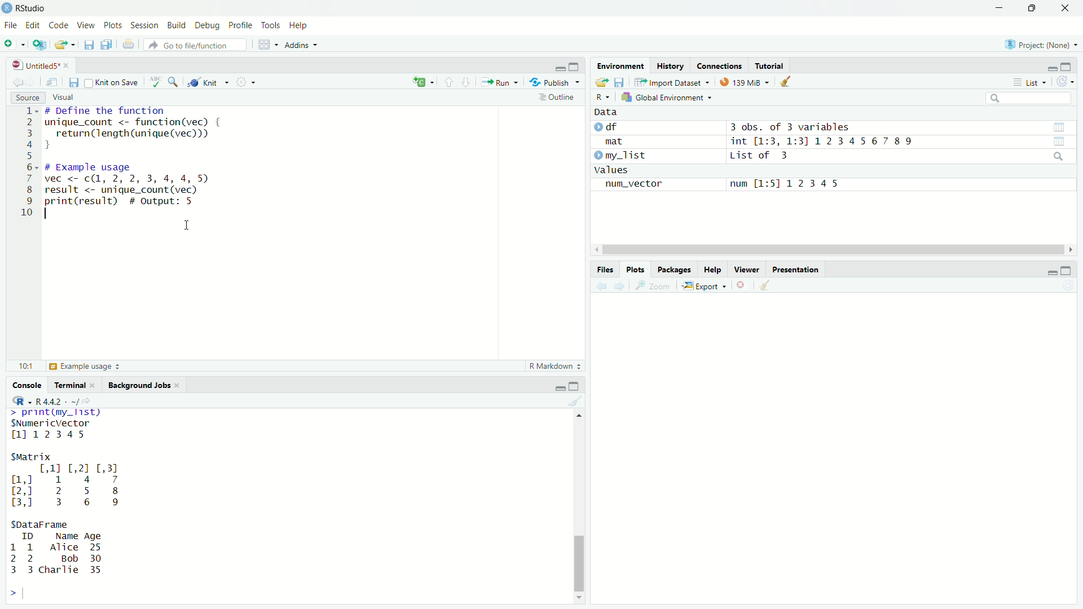  Describe the element at coordinates (208, 25) in the screenshot. I see `Debug` at that location.